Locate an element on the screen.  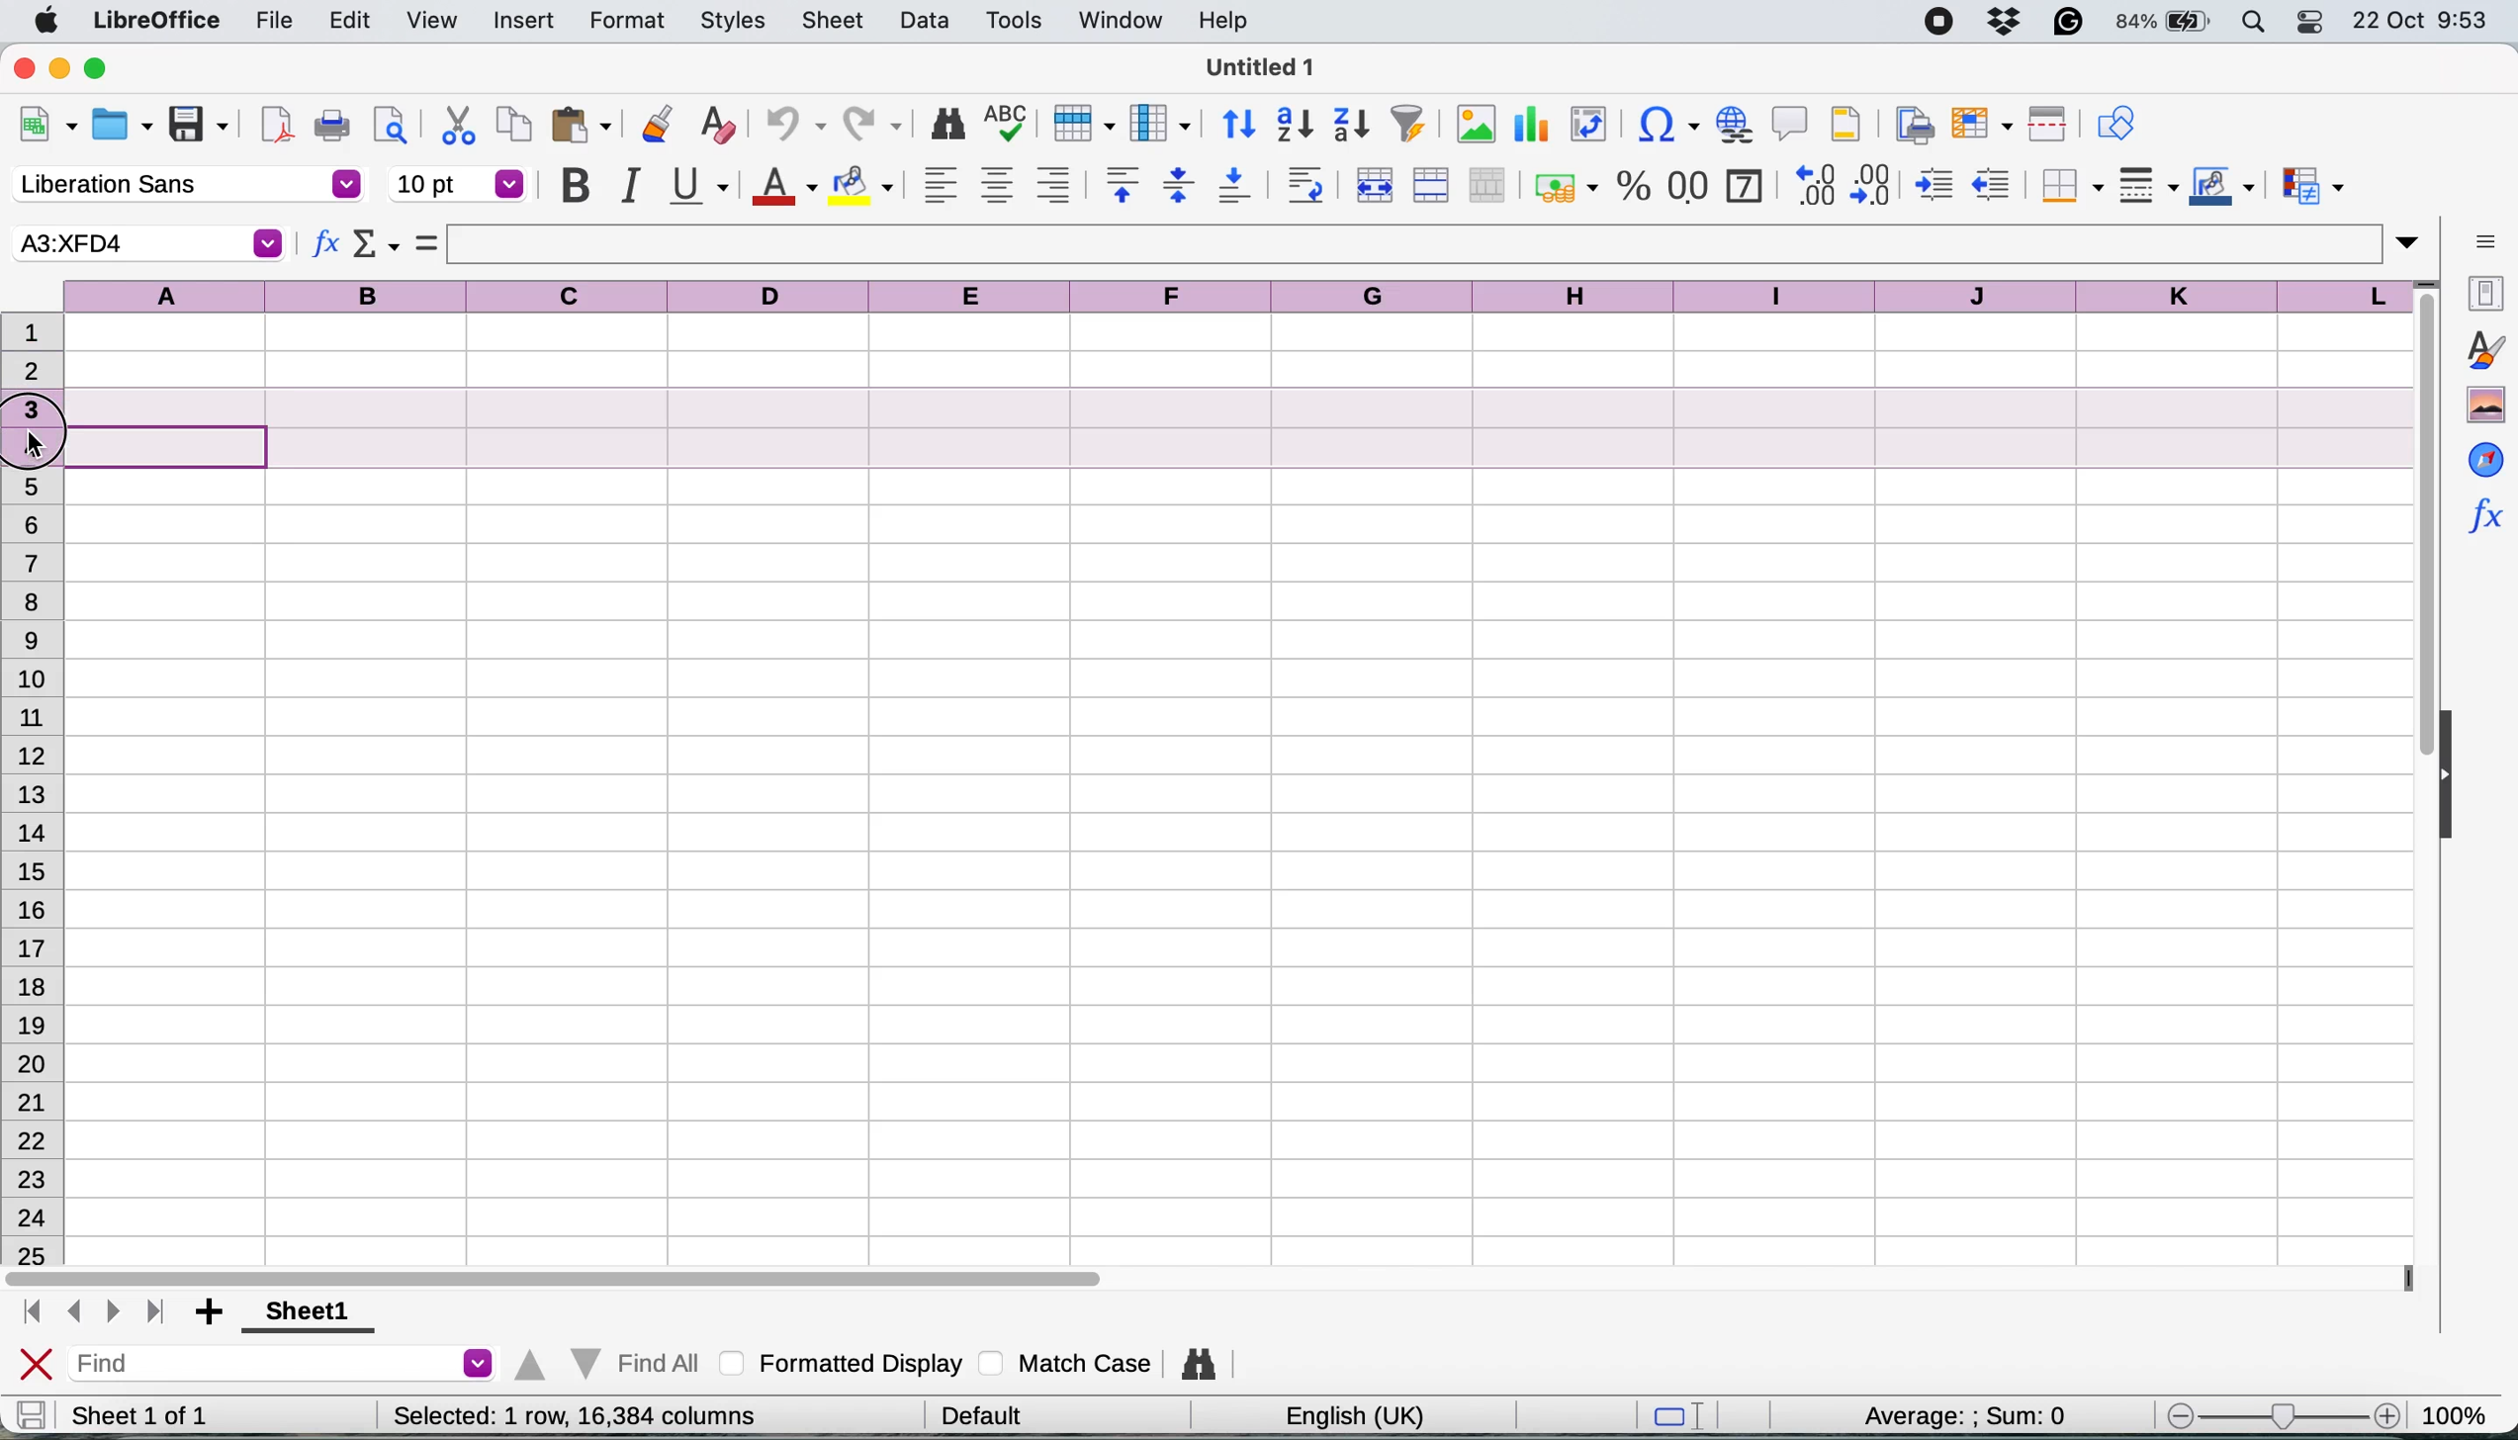
sort is located at coordinates (1240, 122).